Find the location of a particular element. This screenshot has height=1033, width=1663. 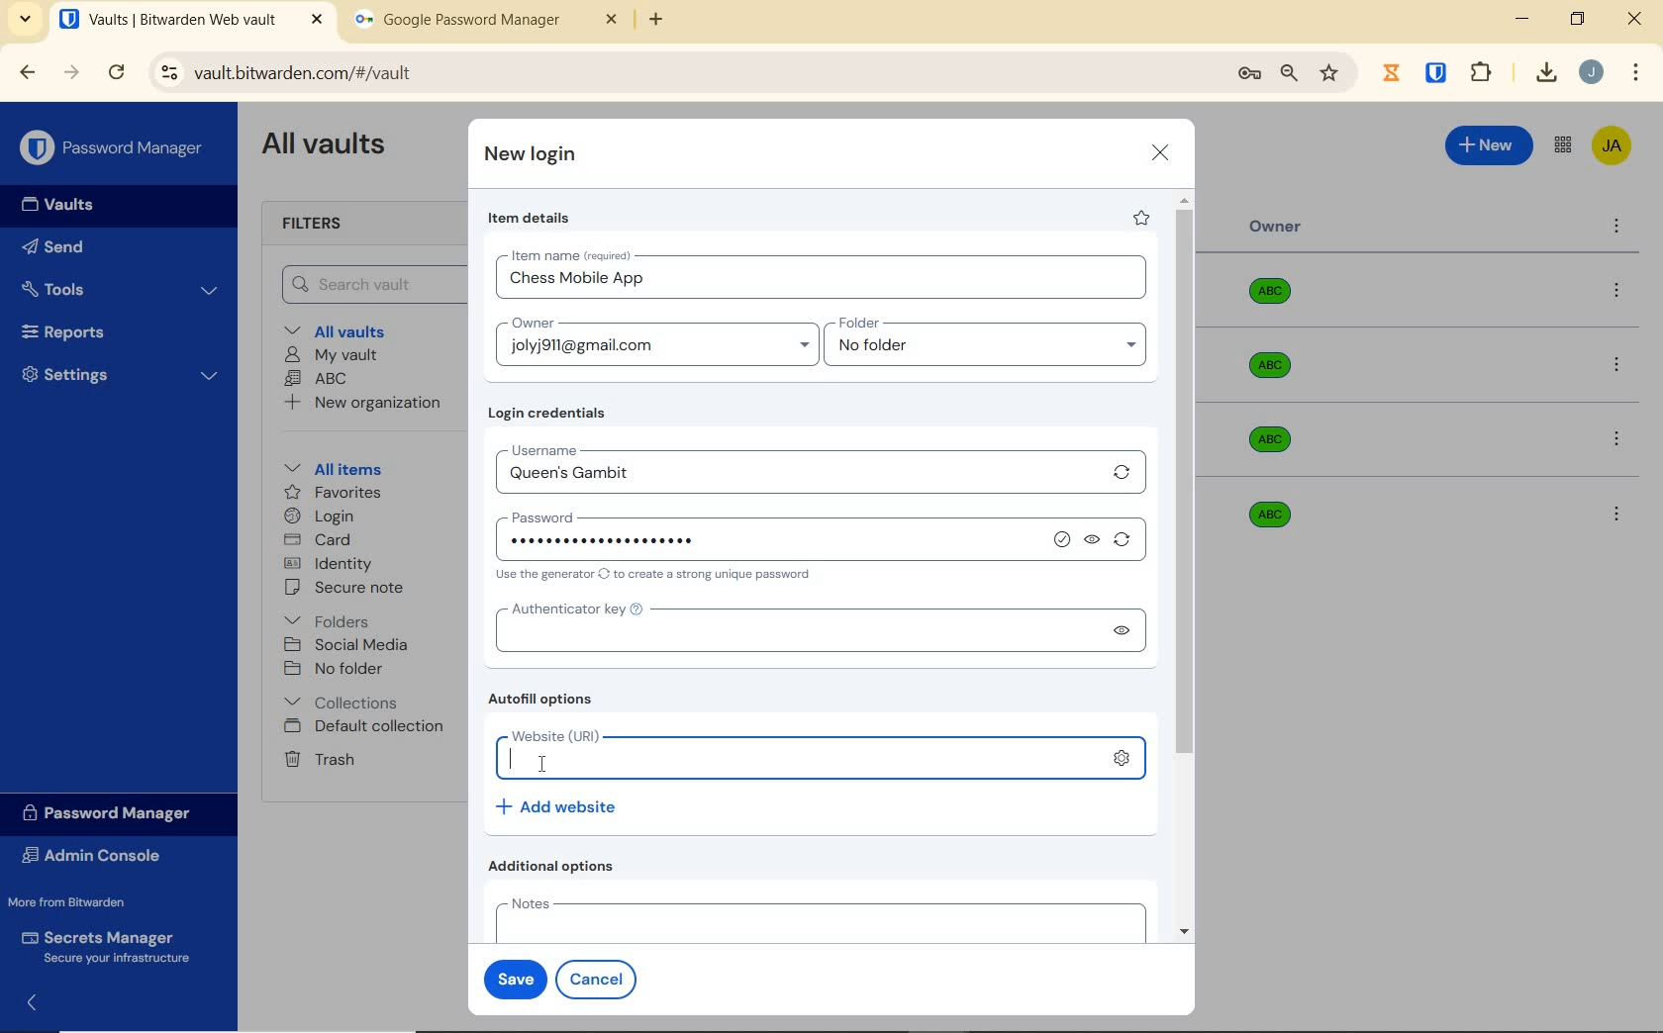

option is located at coordinates (1620, 367).